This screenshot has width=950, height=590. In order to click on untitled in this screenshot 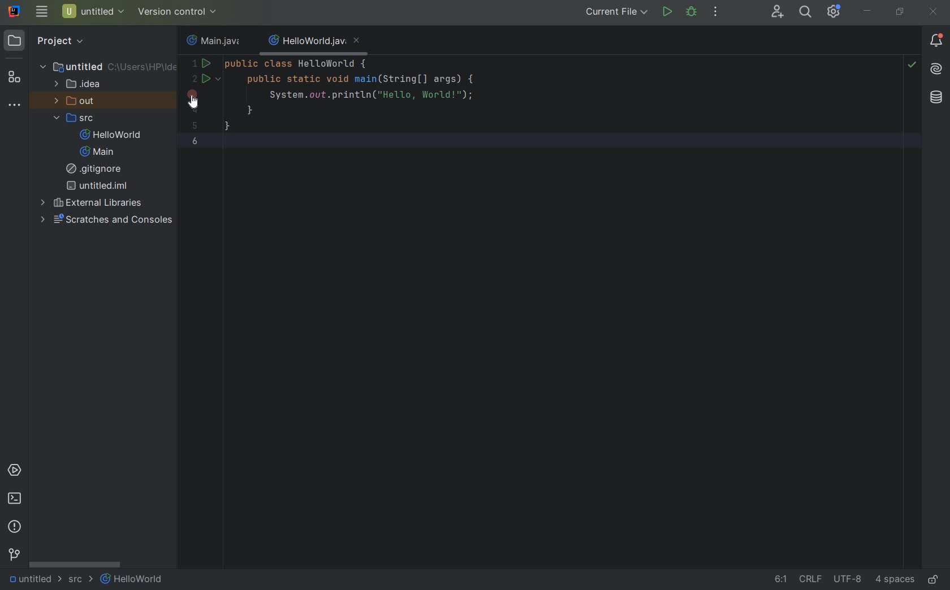, I will do `click(109, 66)`.